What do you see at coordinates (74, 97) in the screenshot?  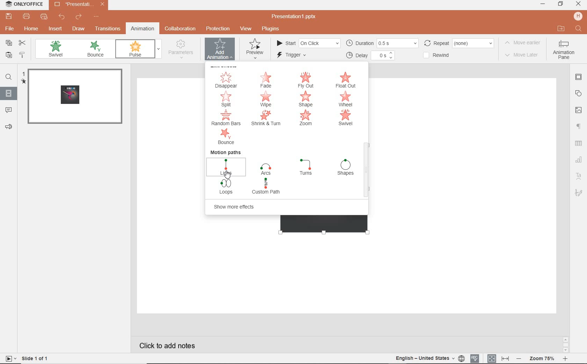 I see `slide 1` at bounding box center [74, 97].